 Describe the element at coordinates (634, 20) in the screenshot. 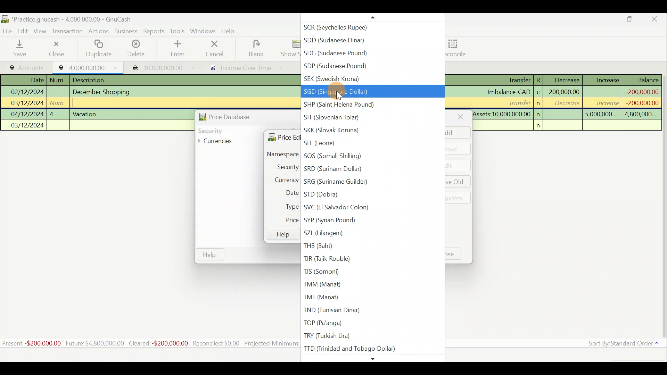

I see `Maximise` at that location.